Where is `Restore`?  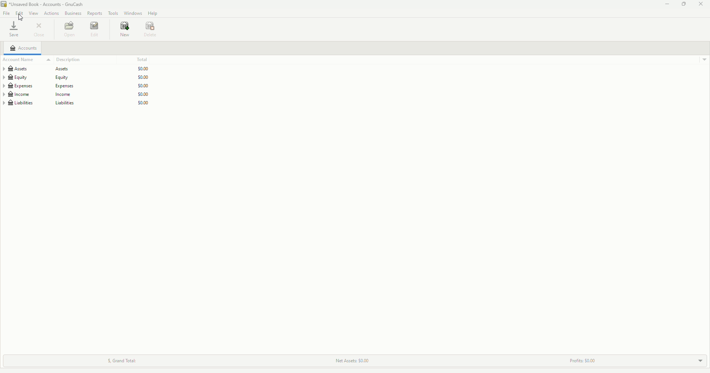
Restore is located at coordinates (684, 4).